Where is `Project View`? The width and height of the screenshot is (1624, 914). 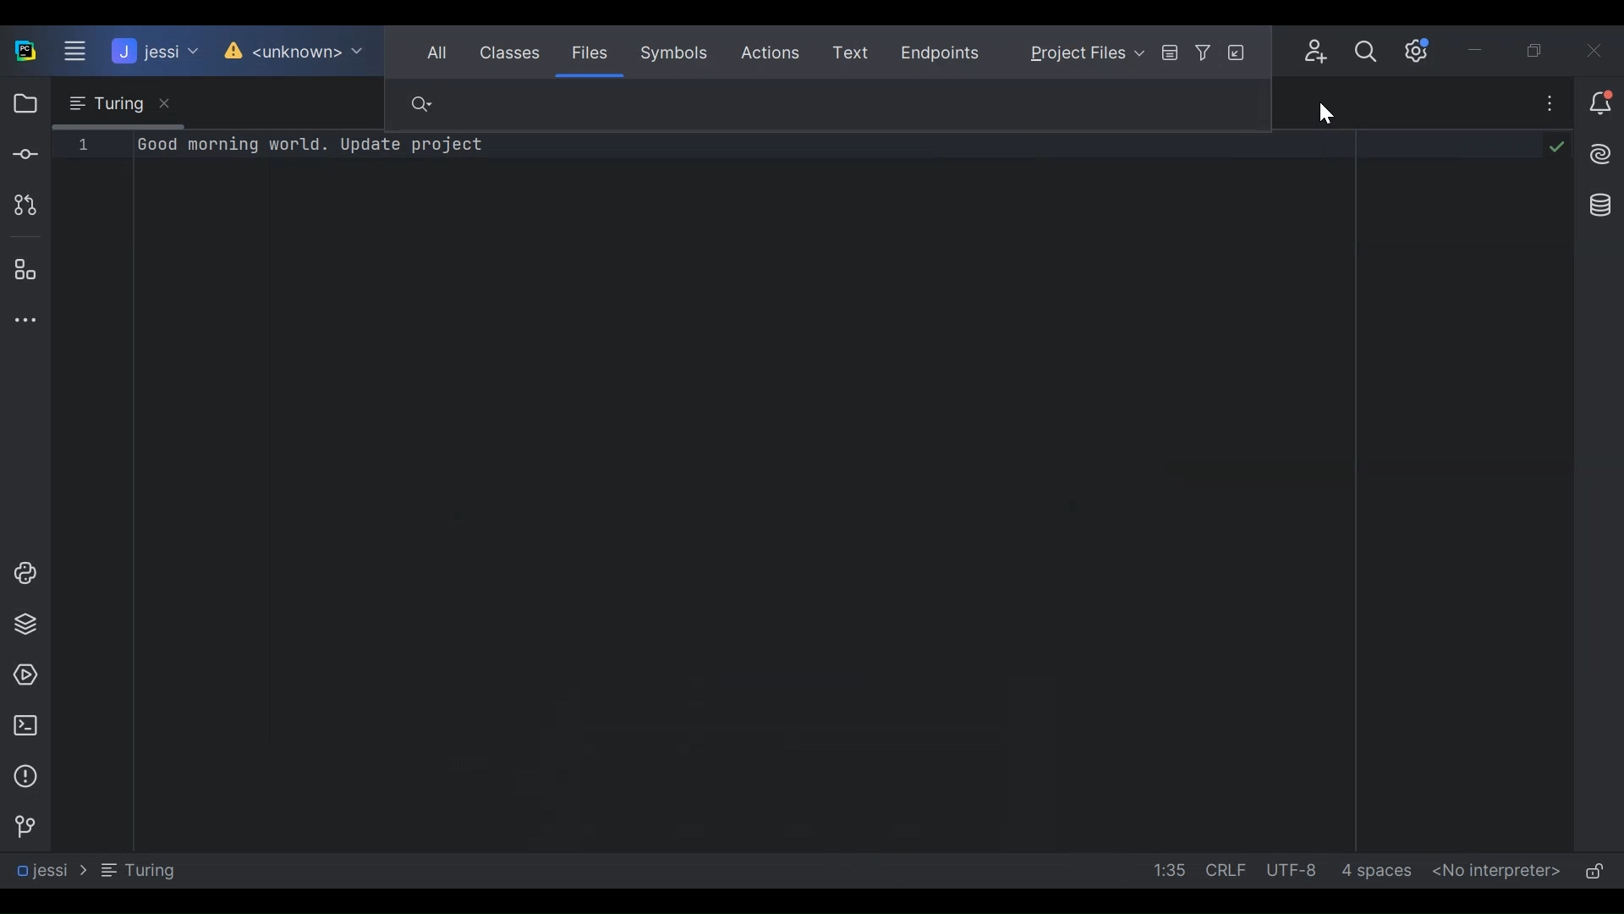
Project View is located at coordinates (24, 104).